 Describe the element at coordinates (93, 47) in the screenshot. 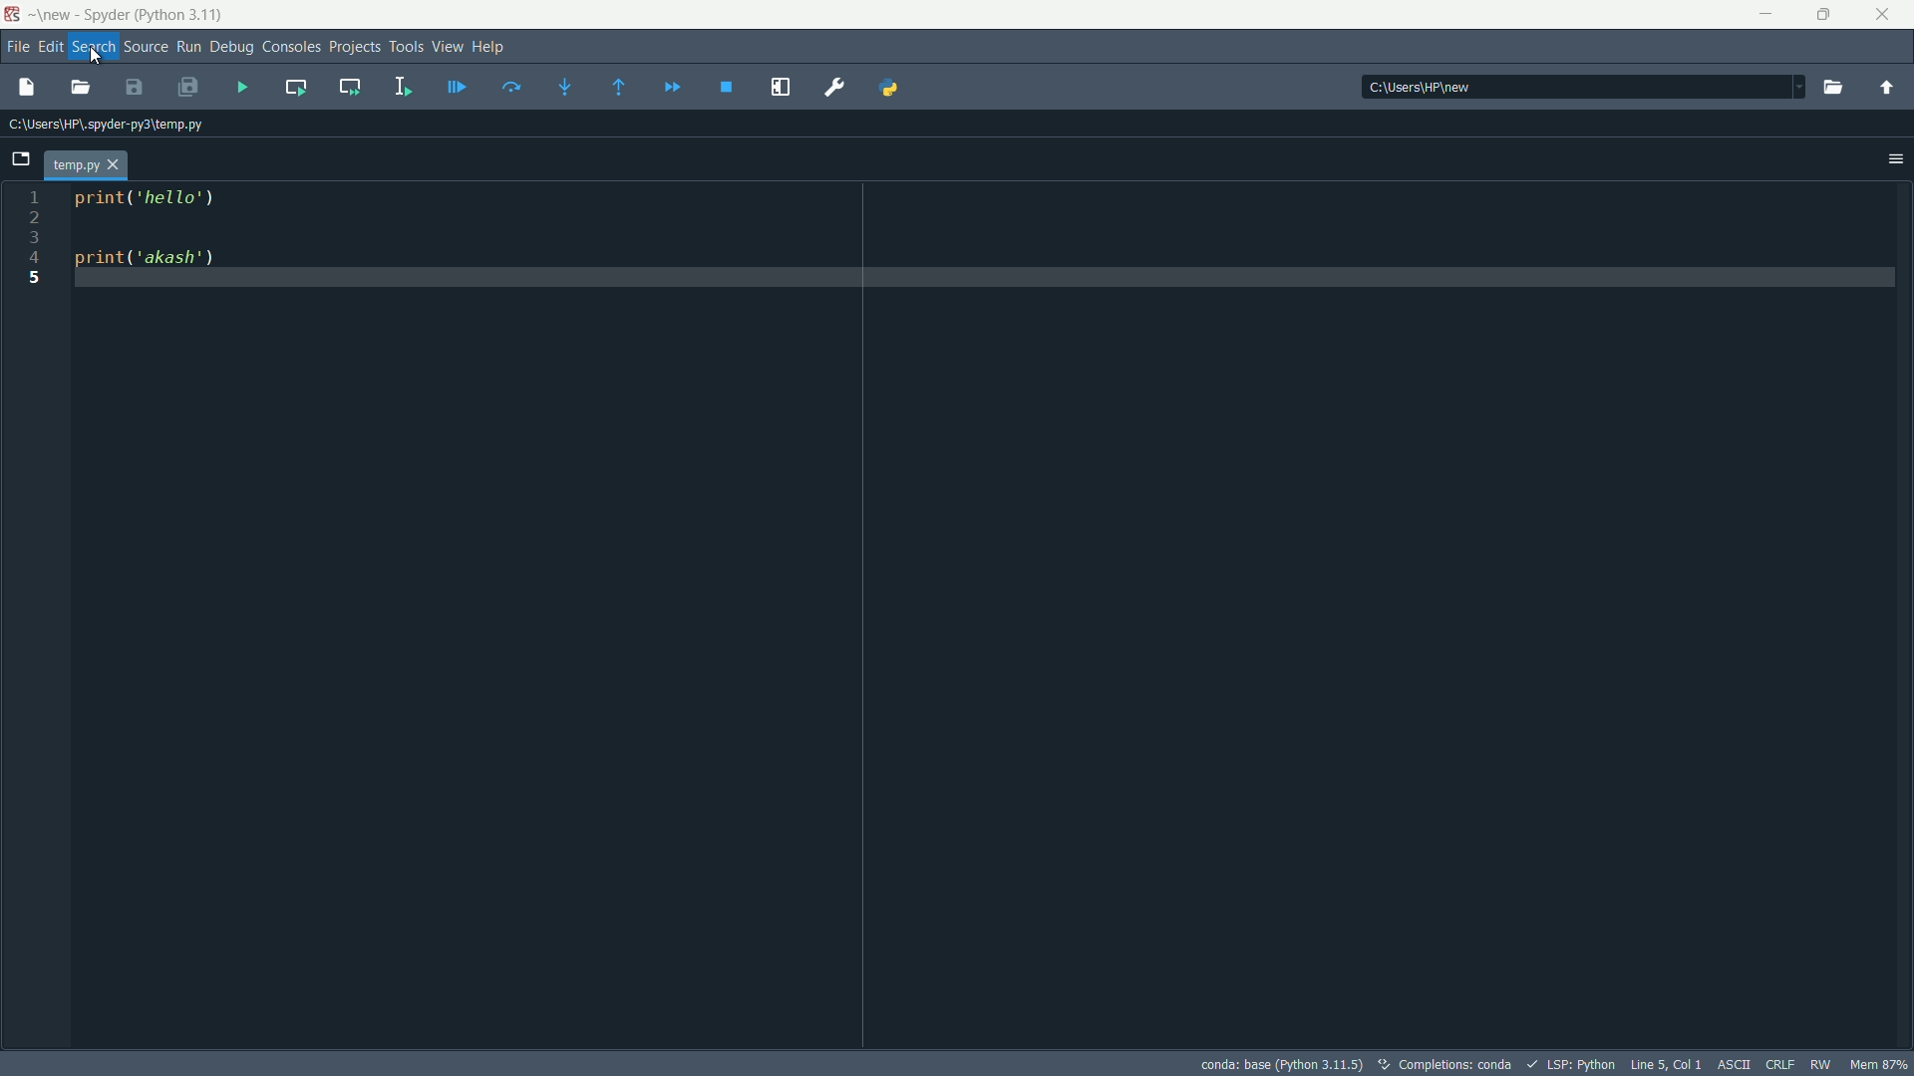

I see `search menu` at that location.